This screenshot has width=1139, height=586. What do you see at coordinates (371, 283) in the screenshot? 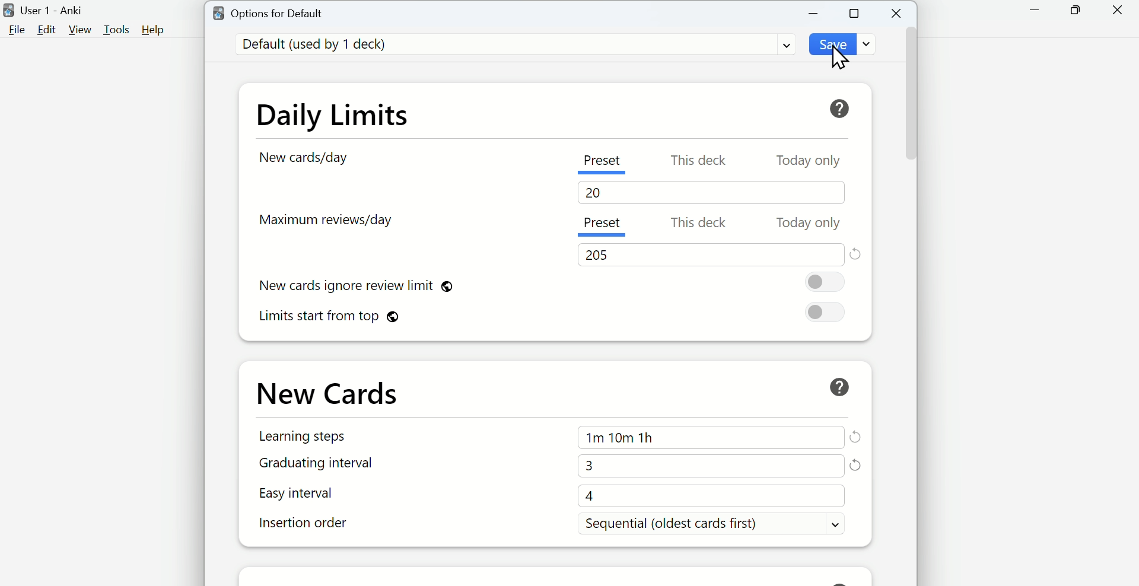
I see `New cards ignore review limit` at bounding box center [371, 283].